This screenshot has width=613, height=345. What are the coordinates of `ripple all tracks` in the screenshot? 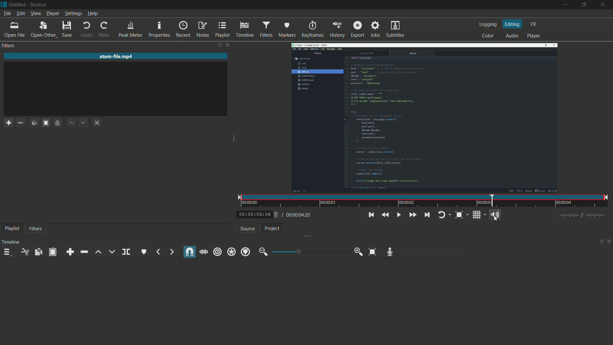 It's located at (231, 252).